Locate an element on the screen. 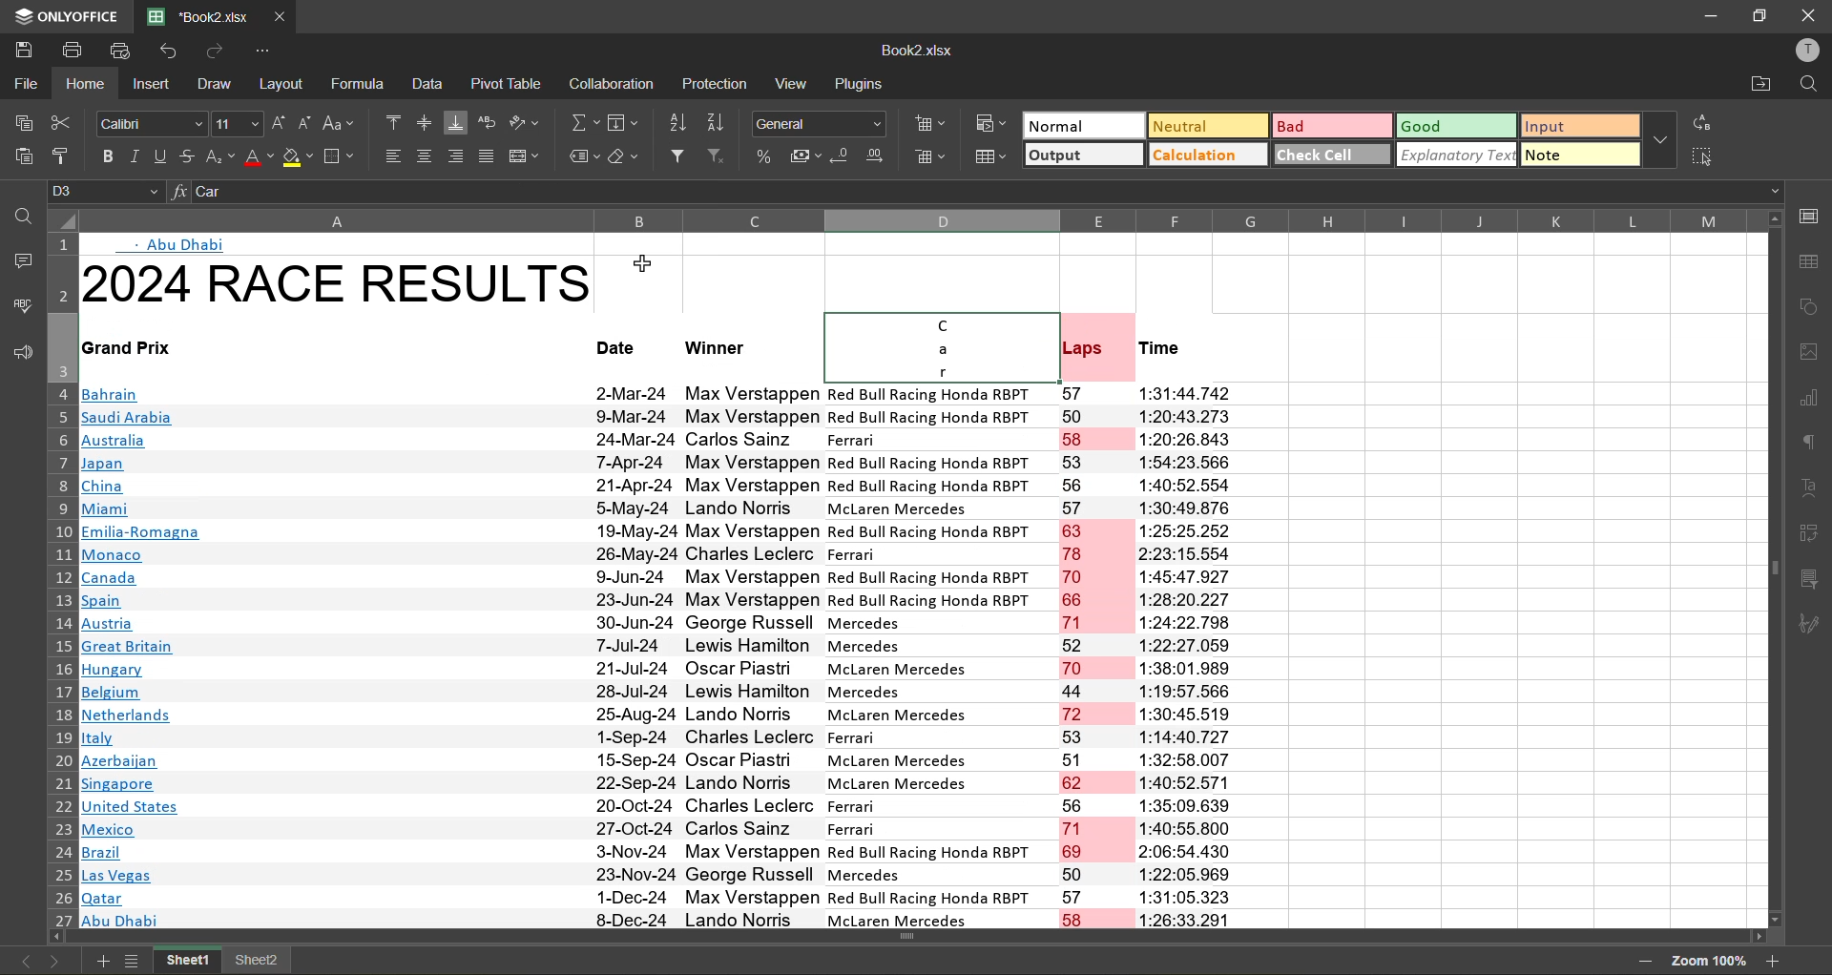 The image size is (1832, 975). find is located at coordinates (1811, 87).